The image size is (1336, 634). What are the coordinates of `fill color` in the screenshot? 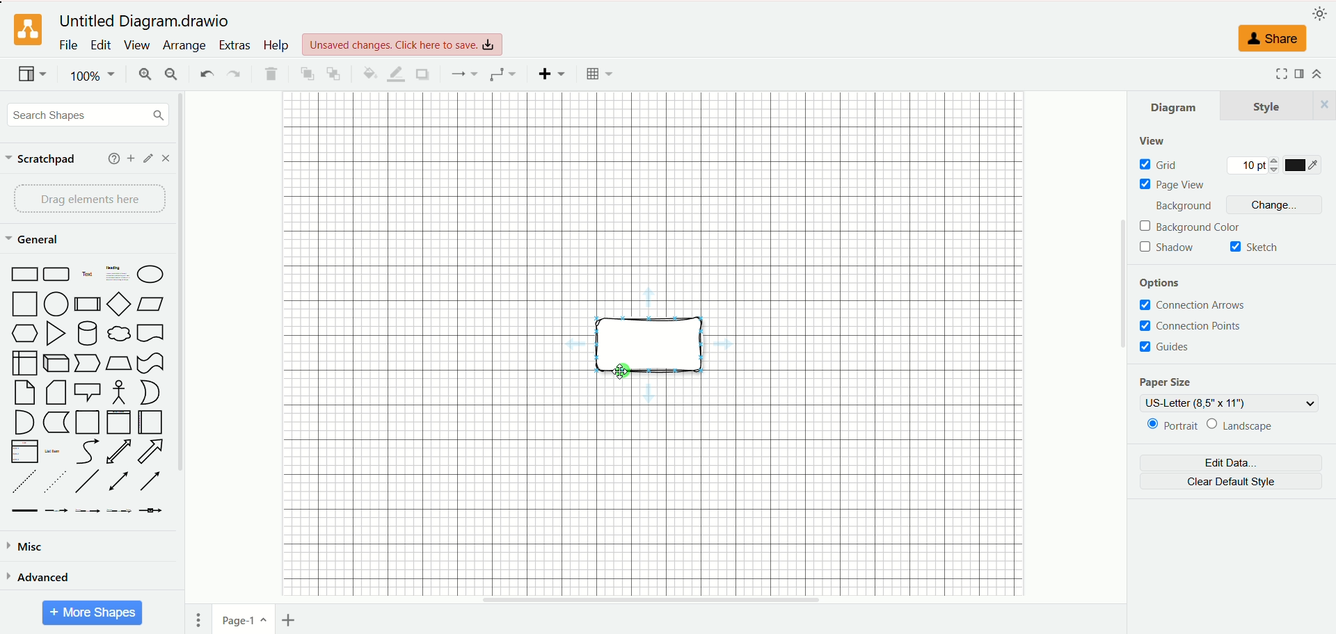 It's located at (369, 73).